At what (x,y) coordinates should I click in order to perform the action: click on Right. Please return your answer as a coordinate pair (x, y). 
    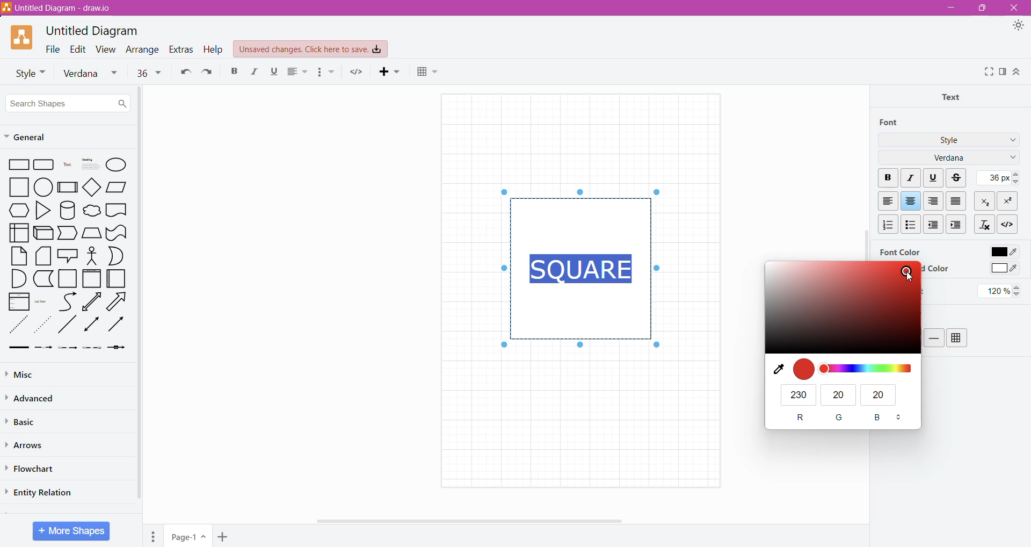
    Looking at the image, I should click on (934, 201).